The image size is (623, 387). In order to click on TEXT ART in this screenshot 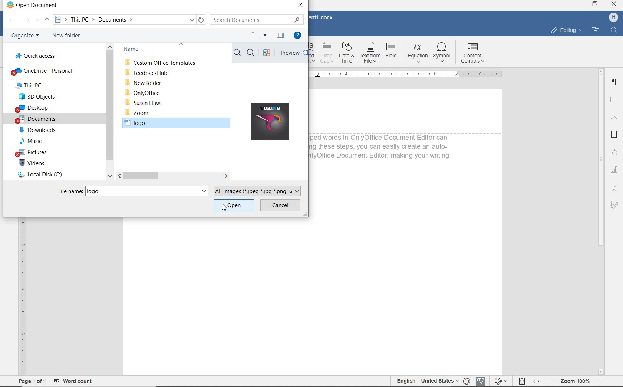, I will do `click(313, 54)`.